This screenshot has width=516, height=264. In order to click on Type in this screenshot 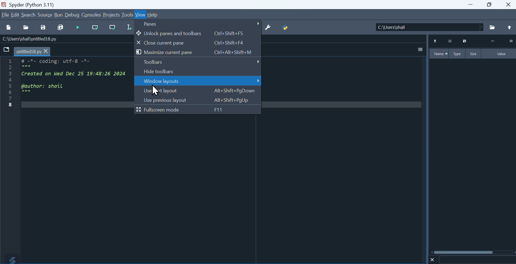, I will do `click(458, 53)`.